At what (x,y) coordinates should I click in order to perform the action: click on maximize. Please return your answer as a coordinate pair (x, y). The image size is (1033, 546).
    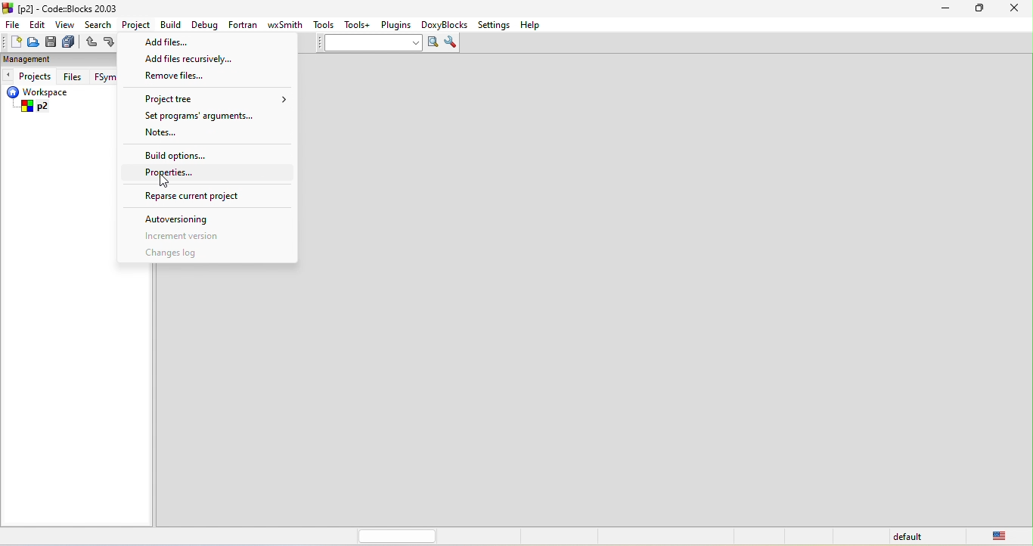
    Looking at the image, I should click on (980, 11).